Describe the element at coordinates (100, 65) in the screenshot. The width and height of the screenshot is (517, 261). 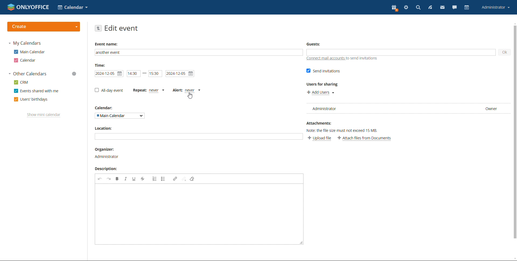
I see `Time:` at that location.